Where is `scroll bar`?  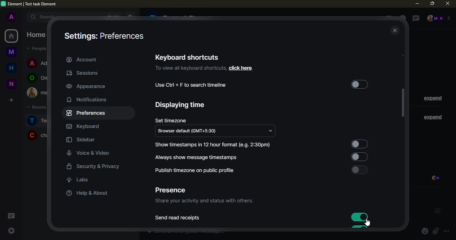
scroll bar is located at coordinates (403, 103).